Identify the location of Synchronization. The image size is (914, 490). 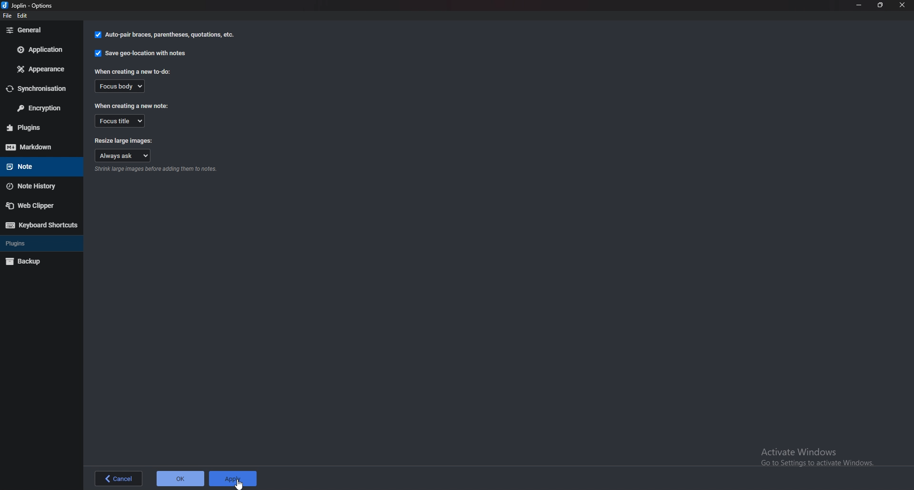
(39, 89).